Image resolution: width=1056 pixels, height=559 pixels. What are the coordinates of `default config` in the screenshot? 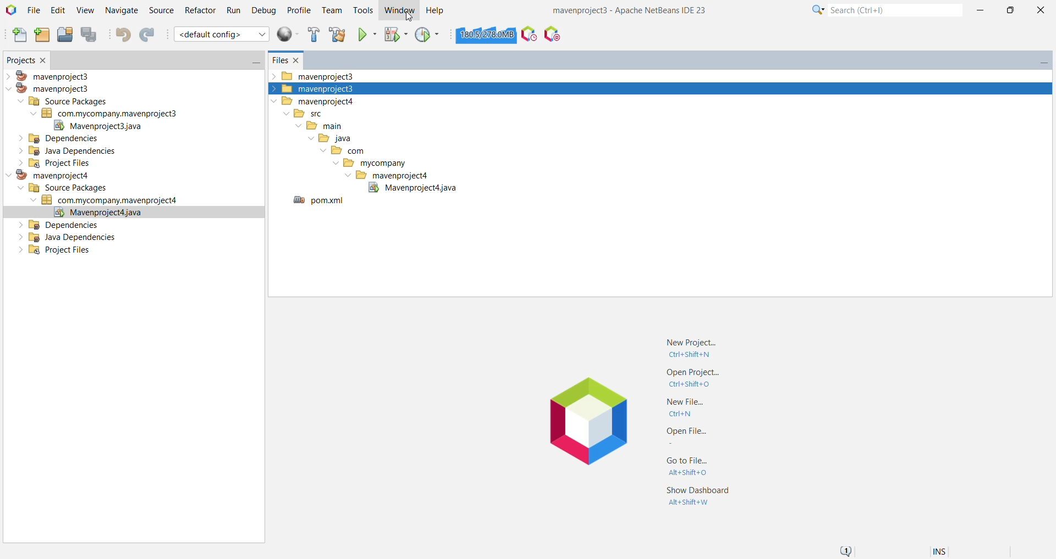 It's located at (223, 35).